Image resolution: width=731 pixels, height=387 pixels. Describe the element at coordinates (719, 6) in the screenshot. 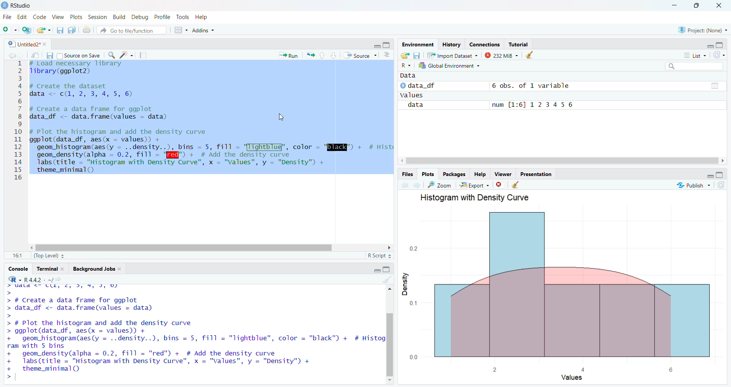

I see `close` at that location.